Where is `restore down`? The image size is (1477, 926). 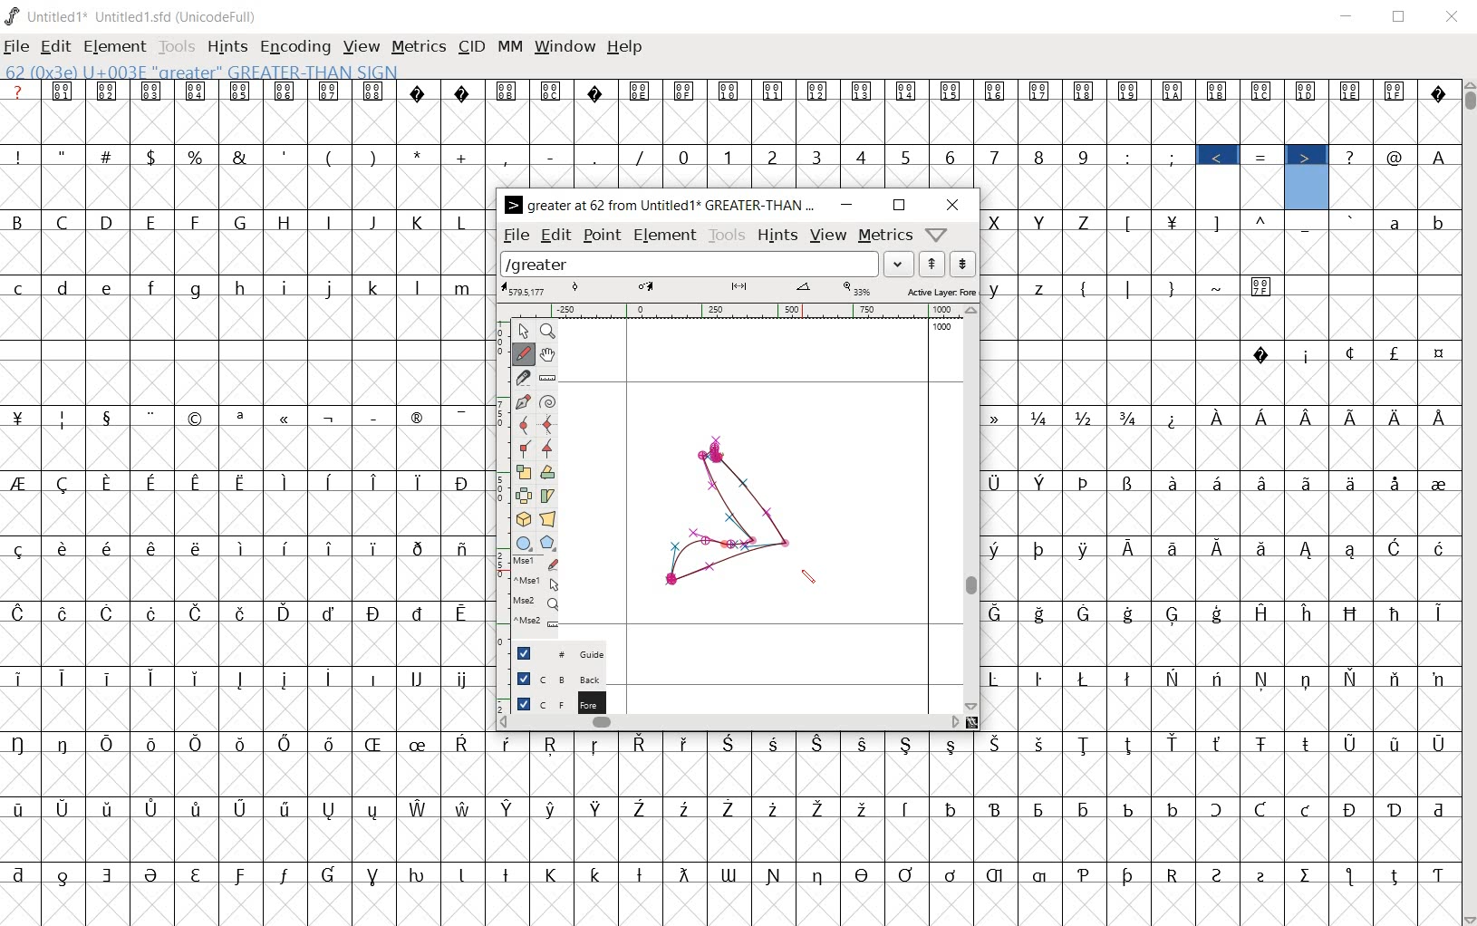
restore down is located at coordinates (1400, 16).